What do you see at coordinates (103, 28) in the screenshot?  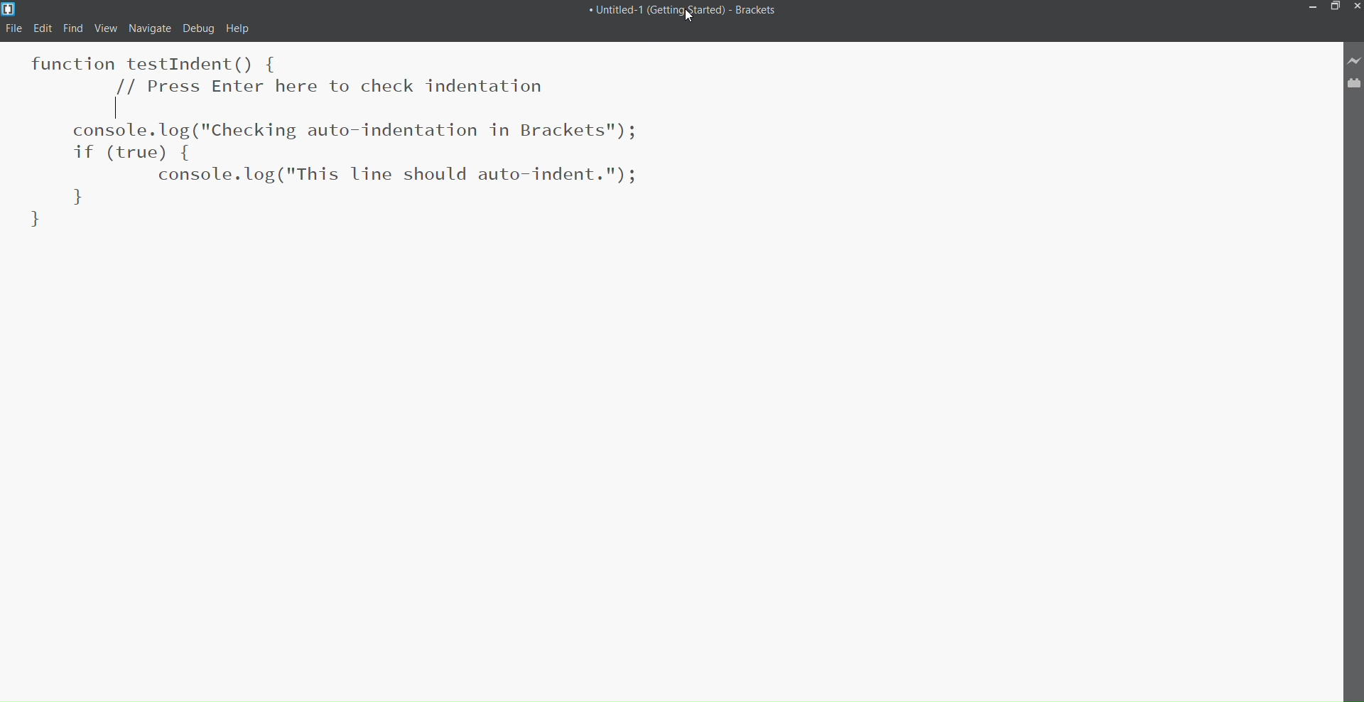 I see `View` at bounding box center [103, 28].